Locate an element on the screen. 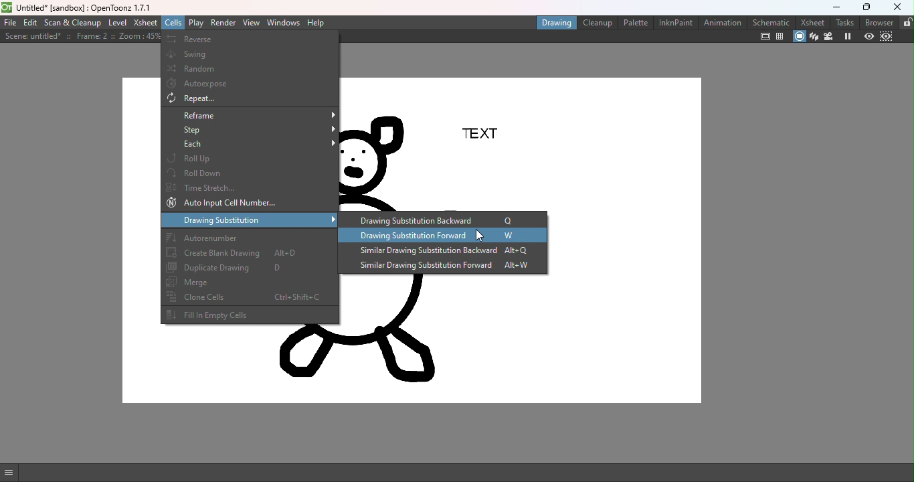  Sub-camera preview is located at coordinates (887, 37).